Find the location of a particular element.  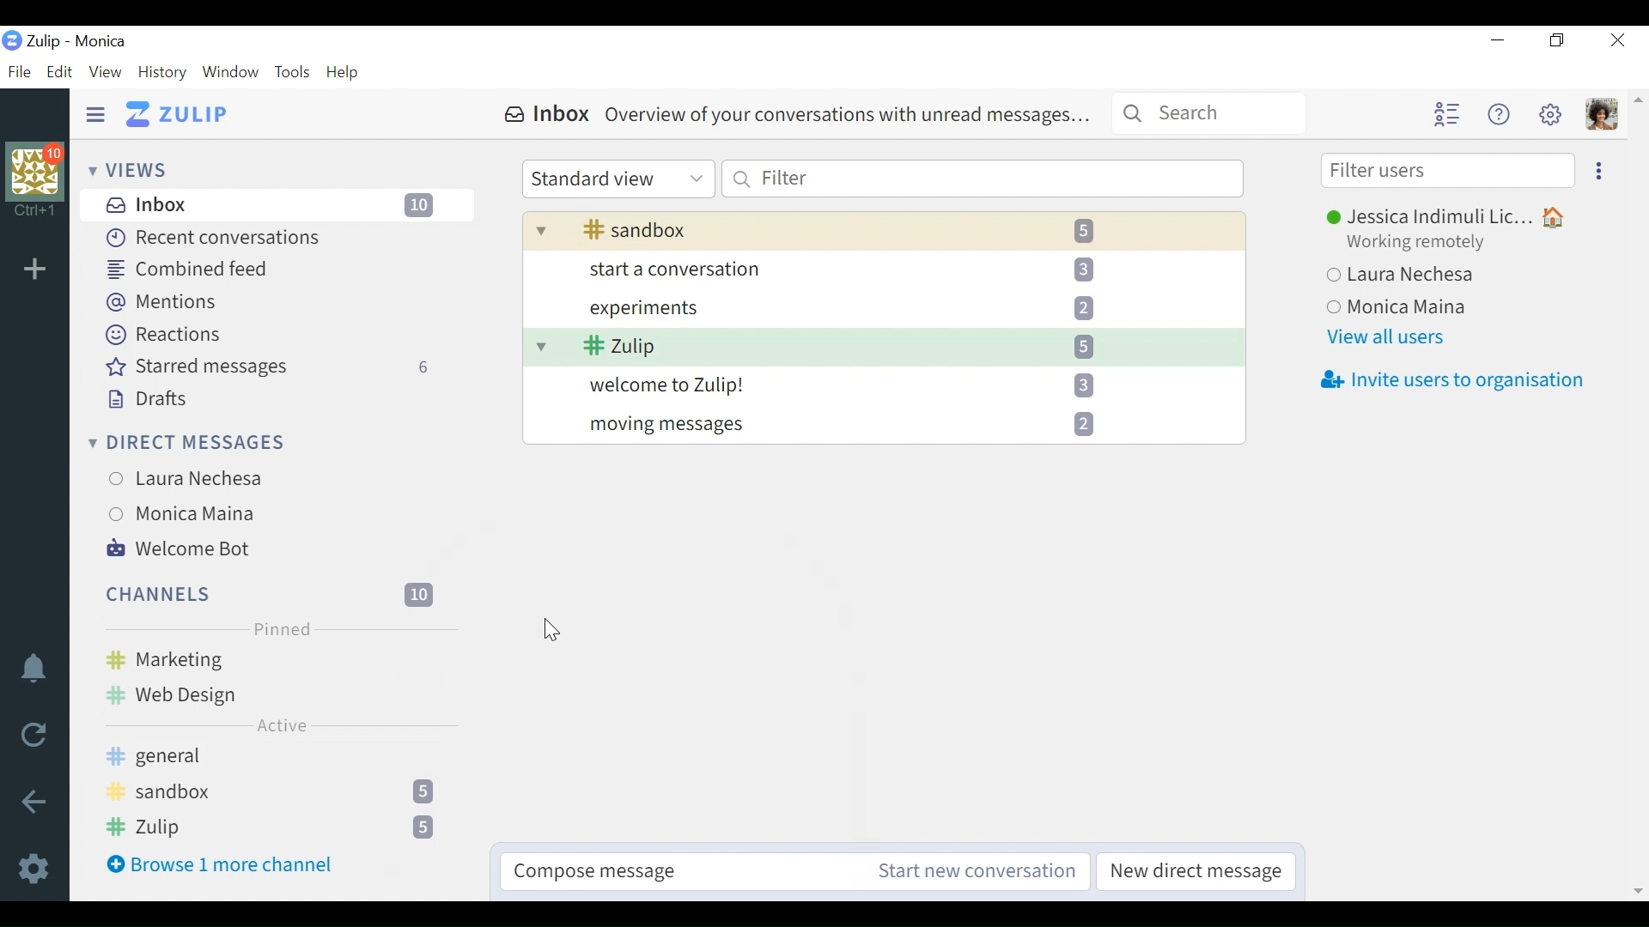

Back is located at coordinates (33, 803).